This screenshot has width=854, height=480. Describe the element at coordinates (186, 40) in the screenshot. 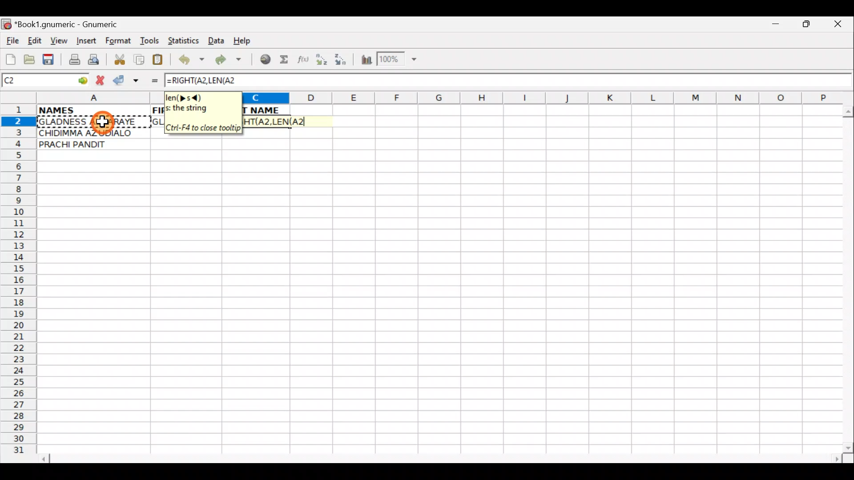

I see `Statistics` at that location.